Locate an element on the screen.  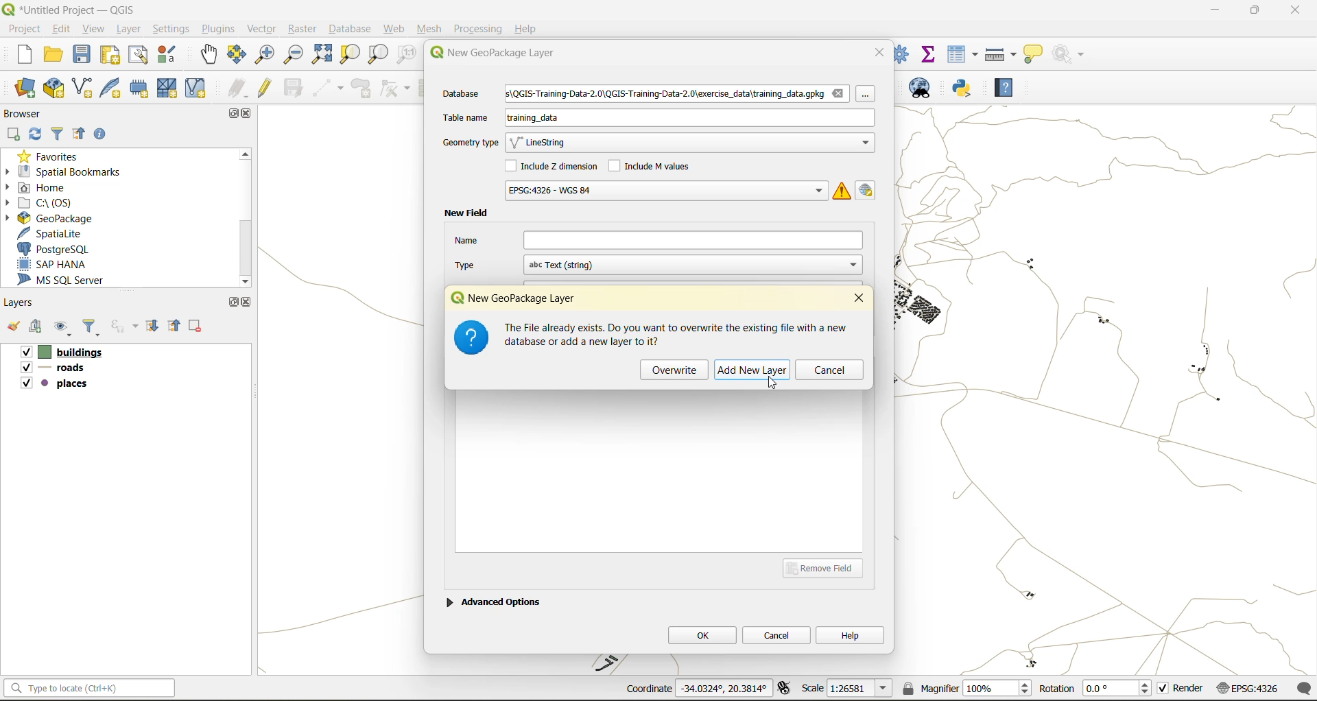
zoom selection is located at coordinates (352, 54).